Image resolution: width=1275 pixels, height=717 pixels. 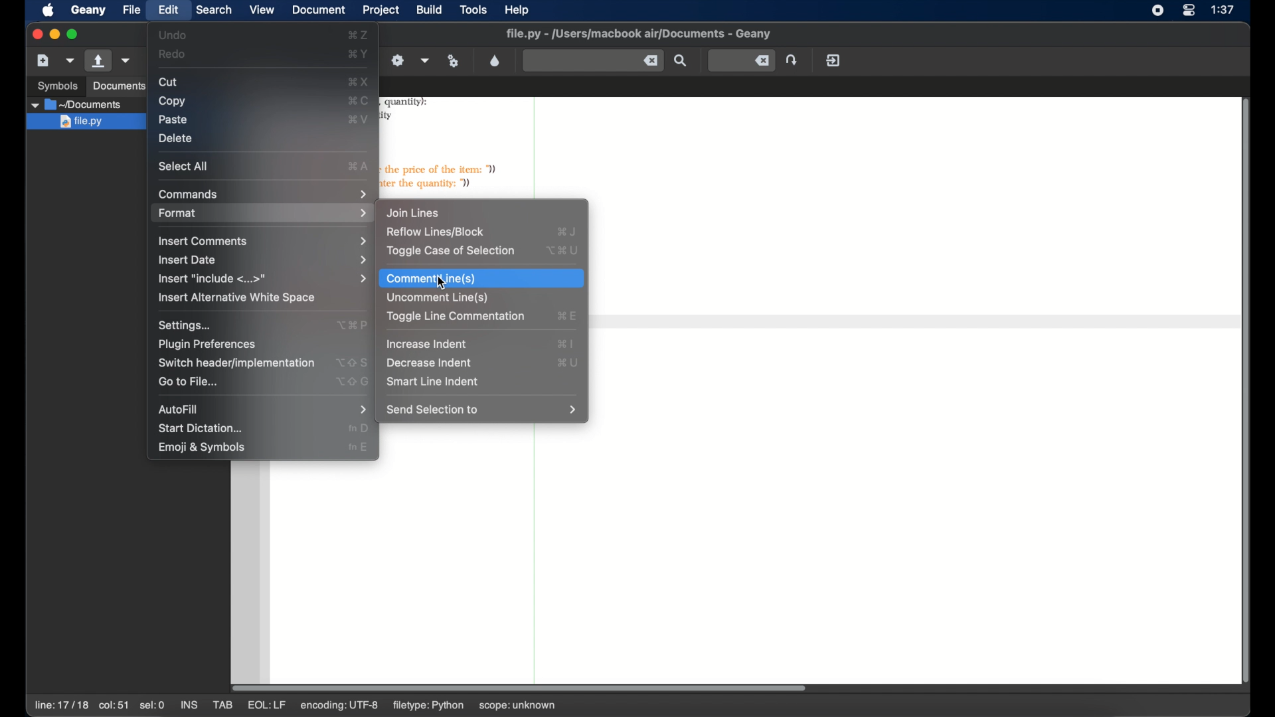 I want to click on col:51, so click(x=114, y=706).